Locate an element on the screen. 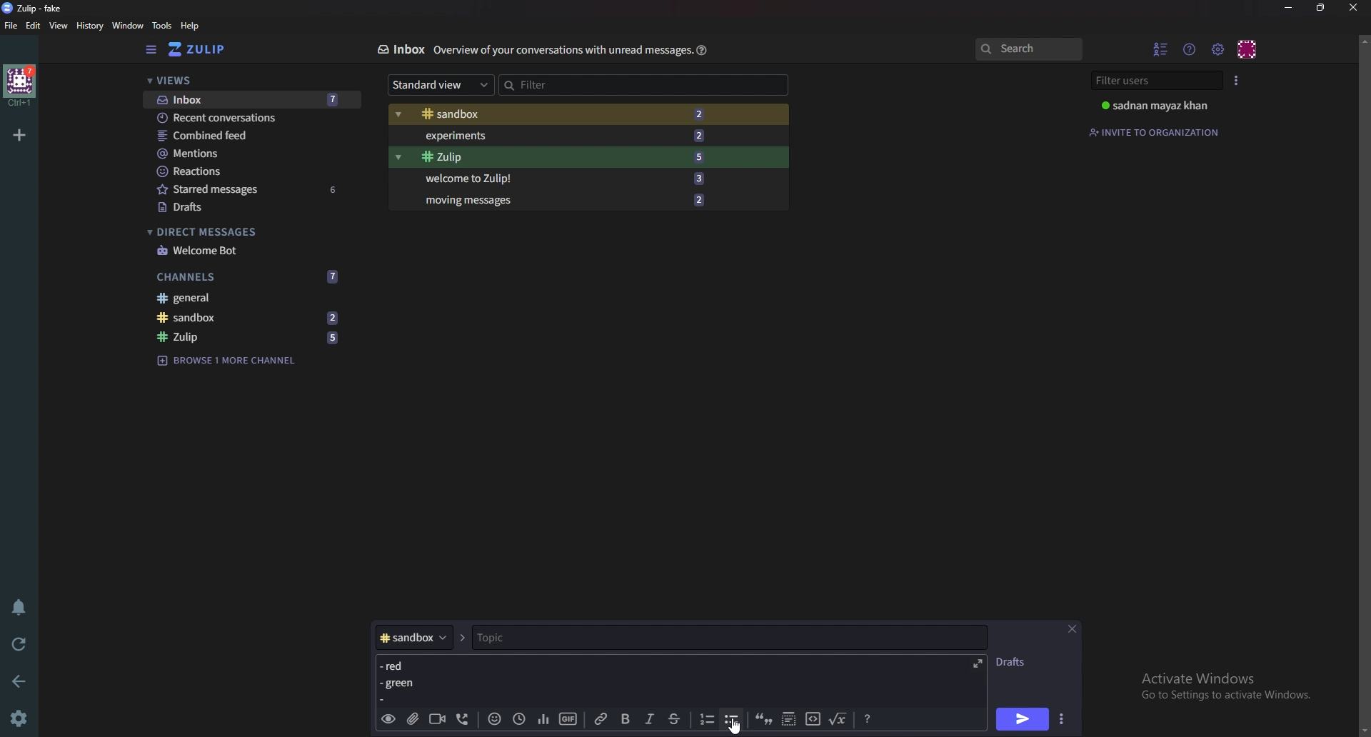  Invite to organization is located at coordinates (1156, 132).